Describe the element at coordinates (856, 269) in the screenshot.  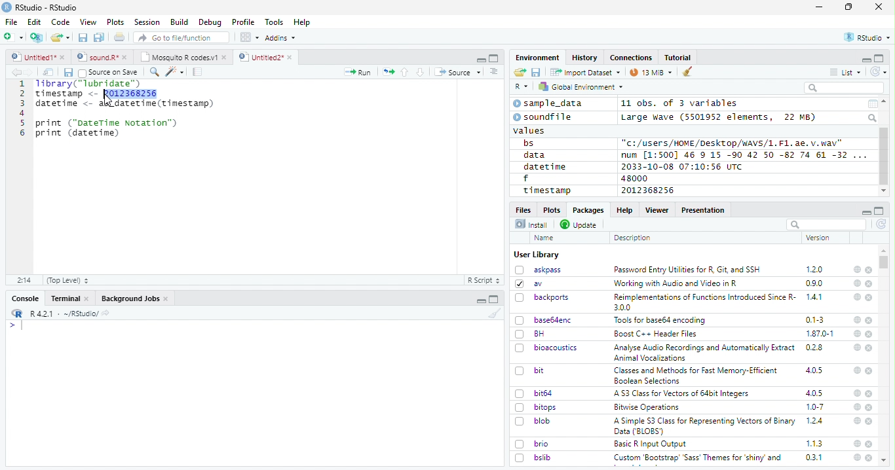
I see `help` at that location.